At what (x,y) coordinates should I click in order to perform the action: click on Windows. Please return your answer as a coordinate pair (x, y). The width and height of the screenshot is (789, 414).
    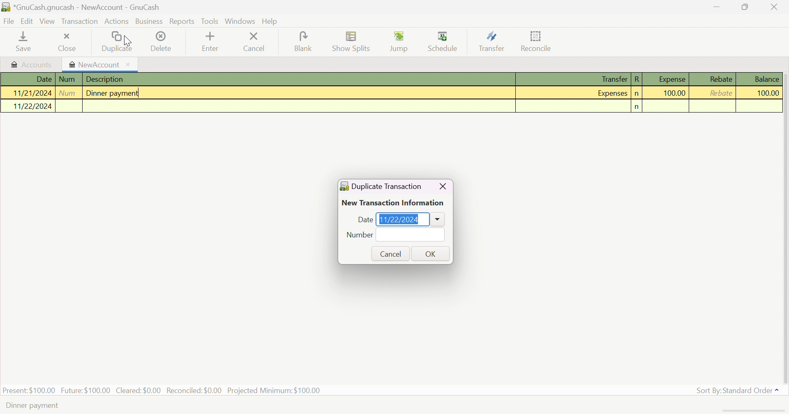
    Looking at the image, I should click on (241, 22).